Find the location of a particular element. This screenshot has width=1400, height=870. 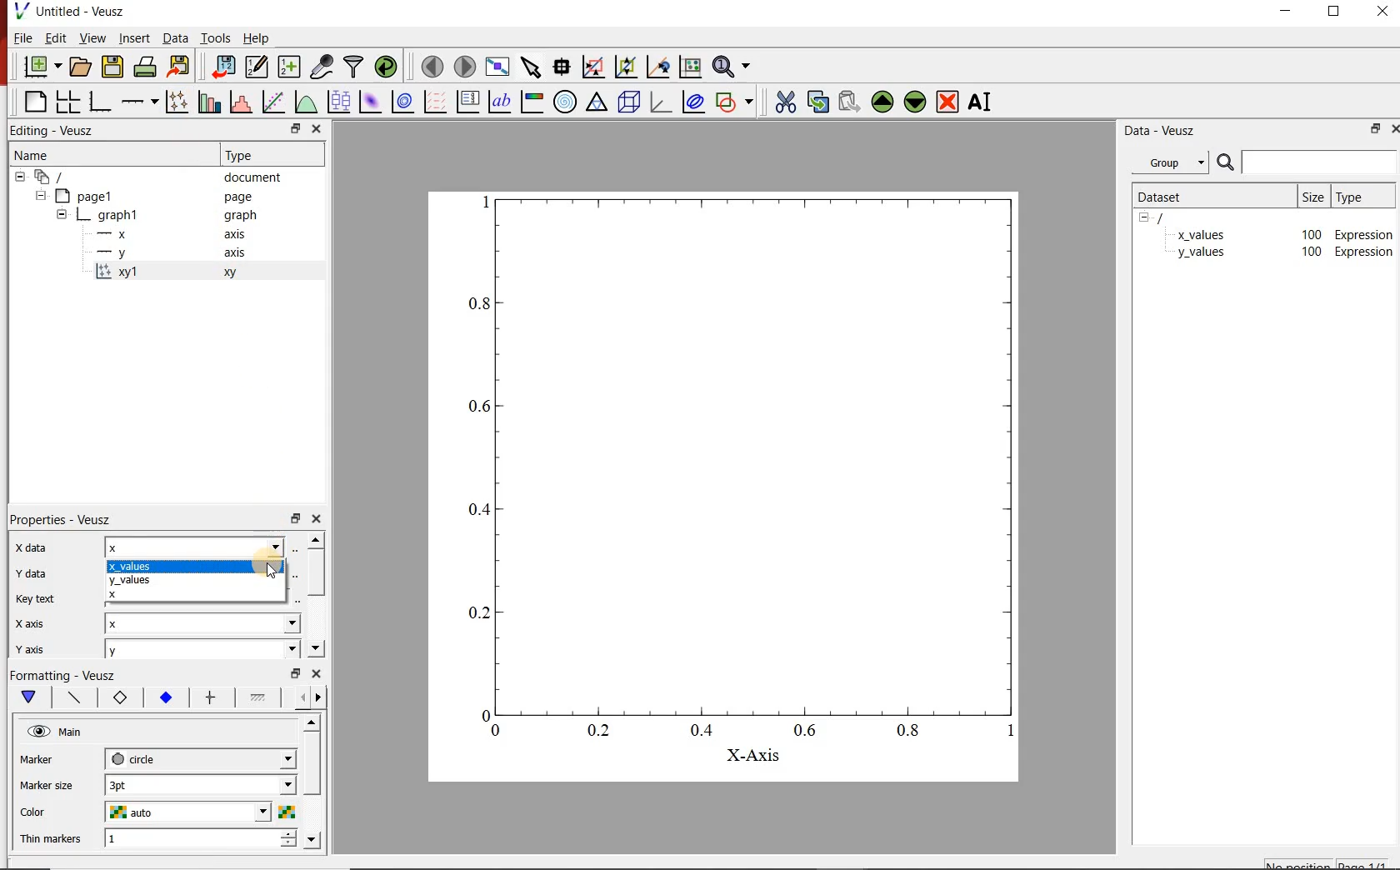

capture remote data is located at coordinates (322, 66).